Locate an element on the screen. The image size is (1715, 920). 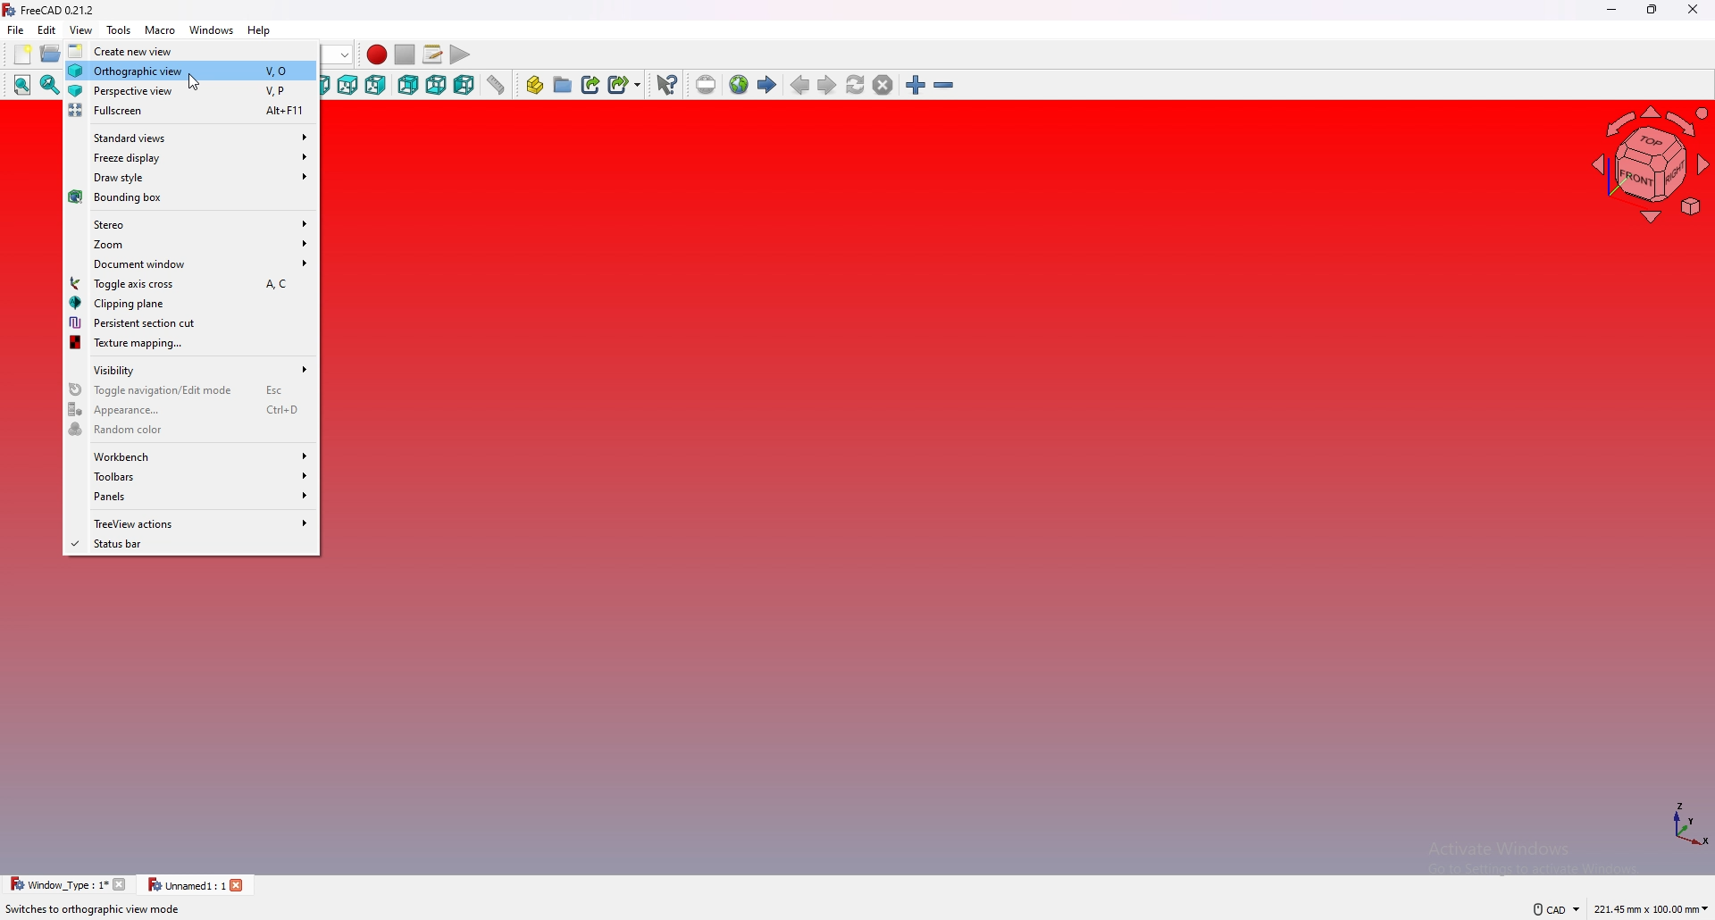
tools is located at coordinates (119, 29).